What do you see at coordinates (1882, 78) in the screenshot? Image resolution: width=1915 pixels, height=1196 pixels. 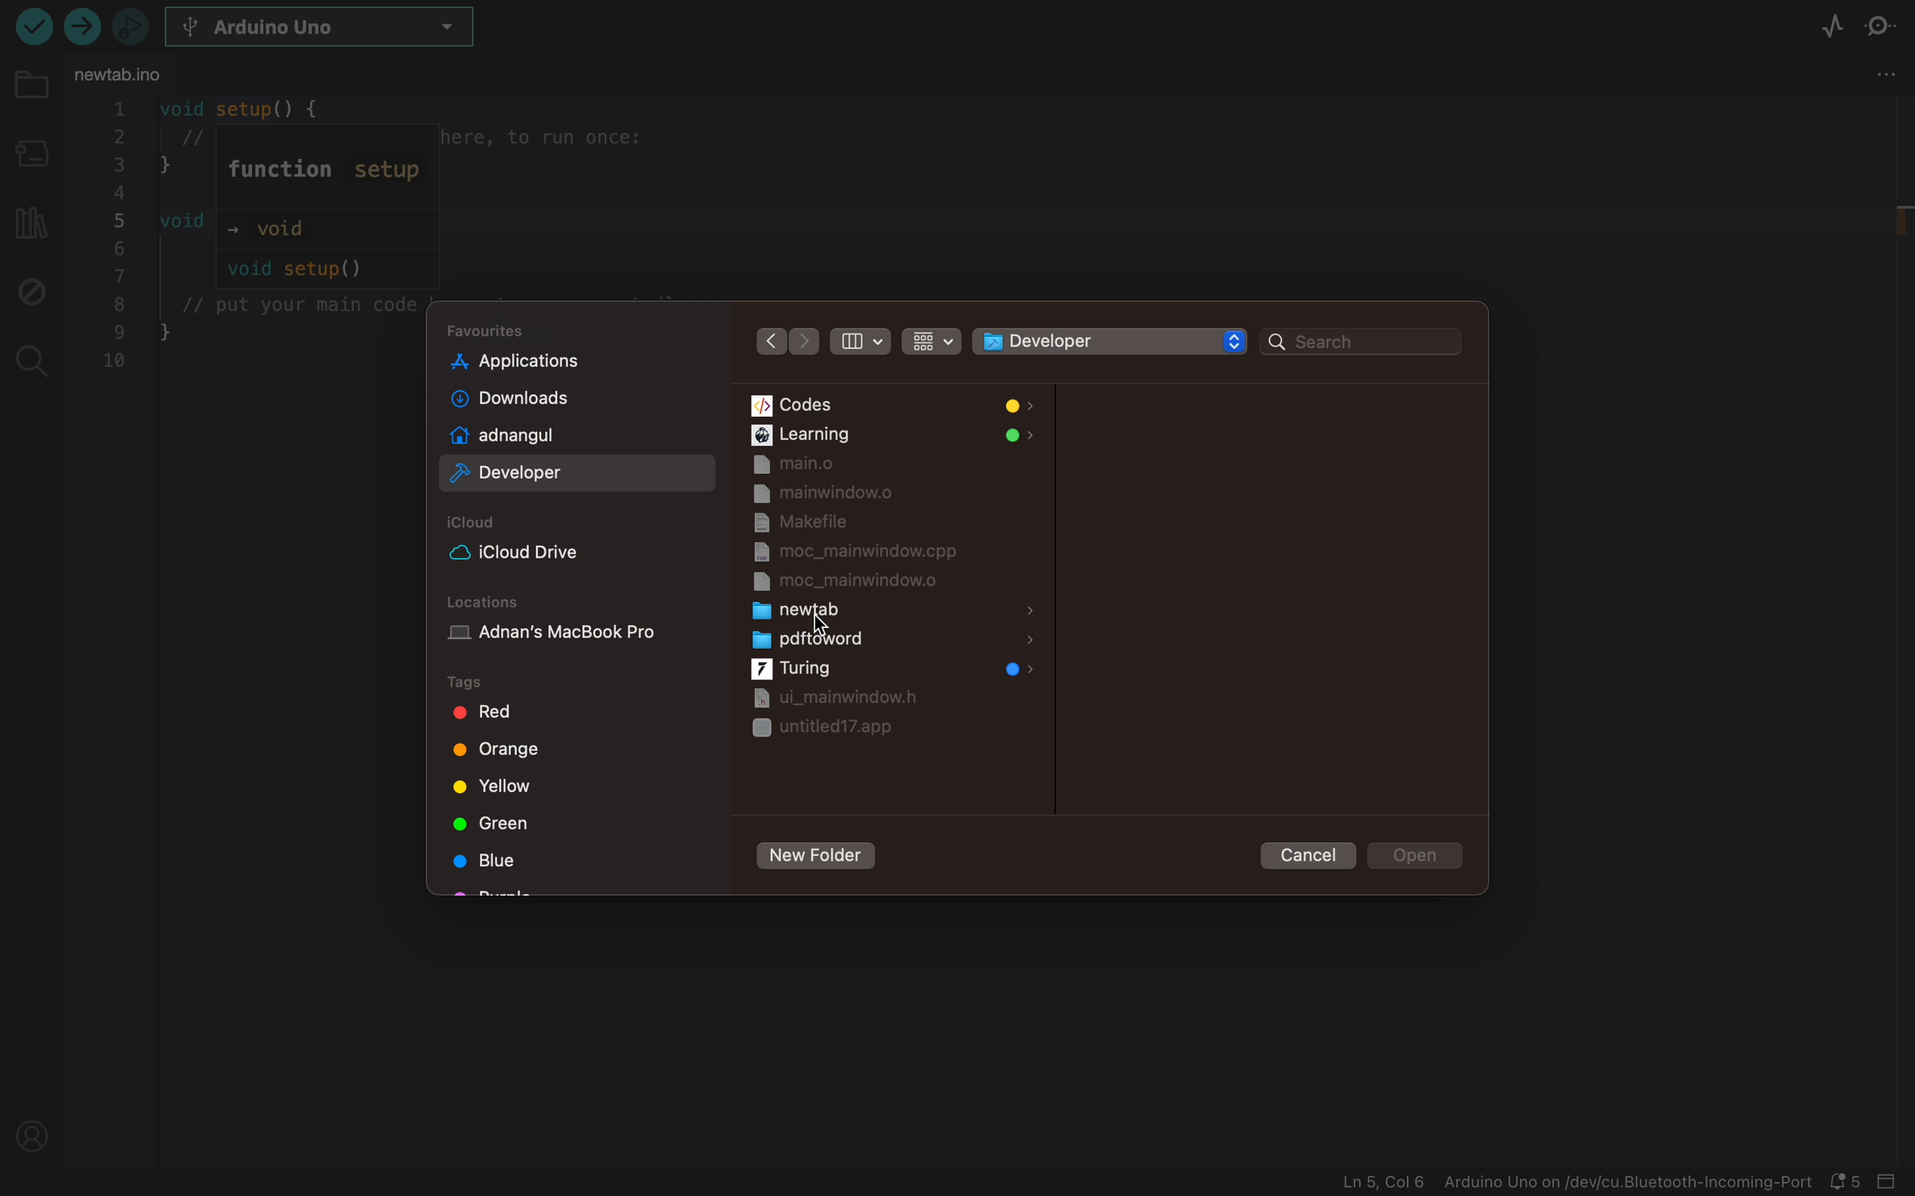 I see `setting` at bounding box center [1882, 78].